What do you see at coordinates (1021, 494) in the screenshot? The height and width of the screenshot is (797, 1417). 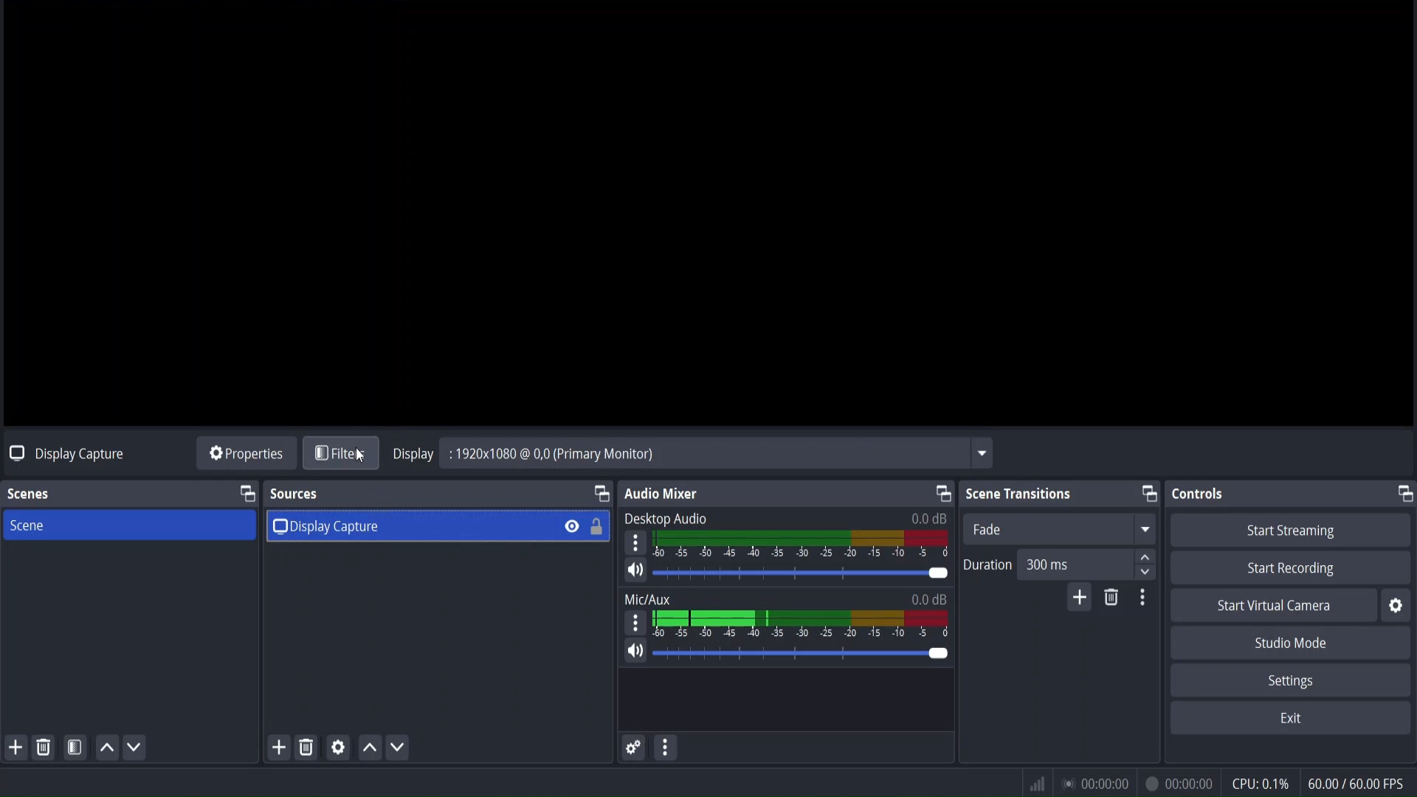 I see `scene transitions` at bounding box center [1021, 494].